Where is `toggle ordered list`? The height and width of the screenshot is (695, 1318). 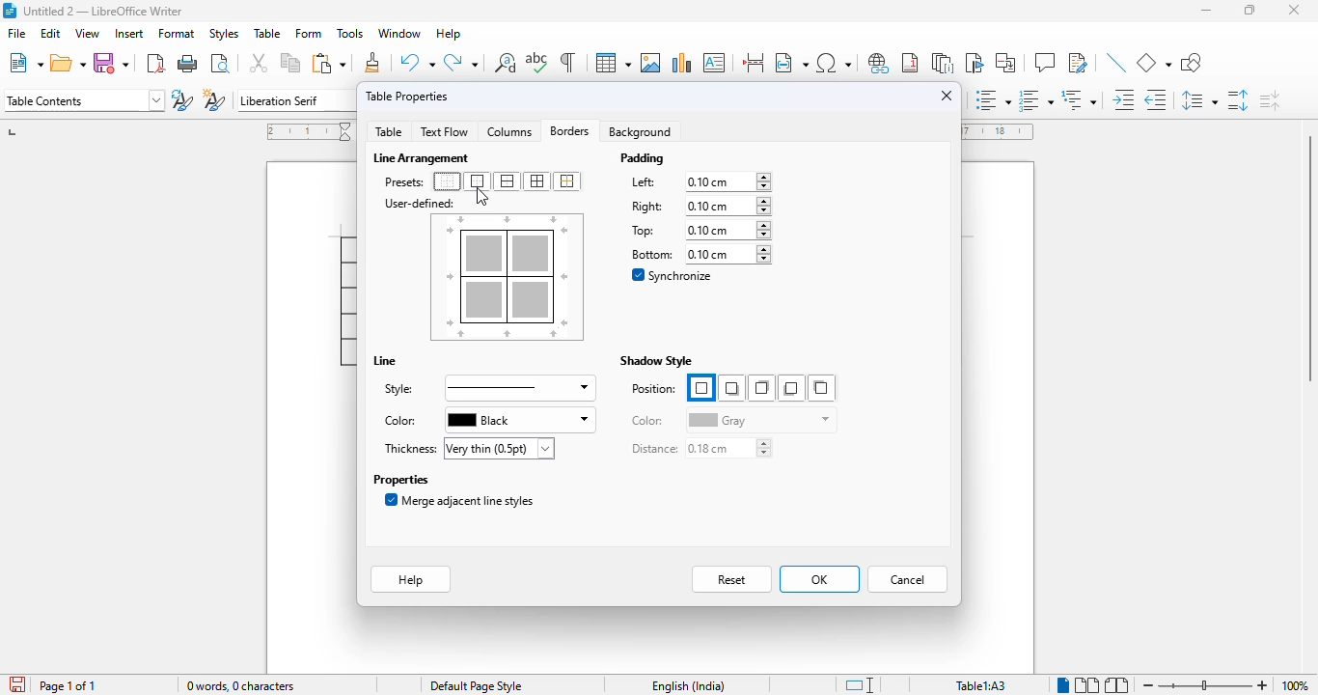
toggle ordered list is located at coordinates (1034, 99).